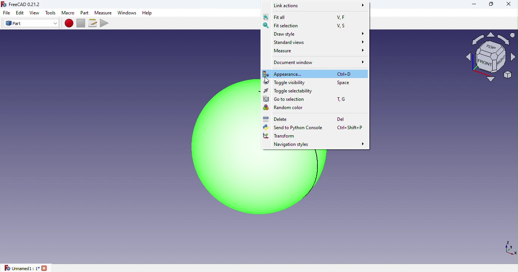  I want to click on Close, so click(505, 5).